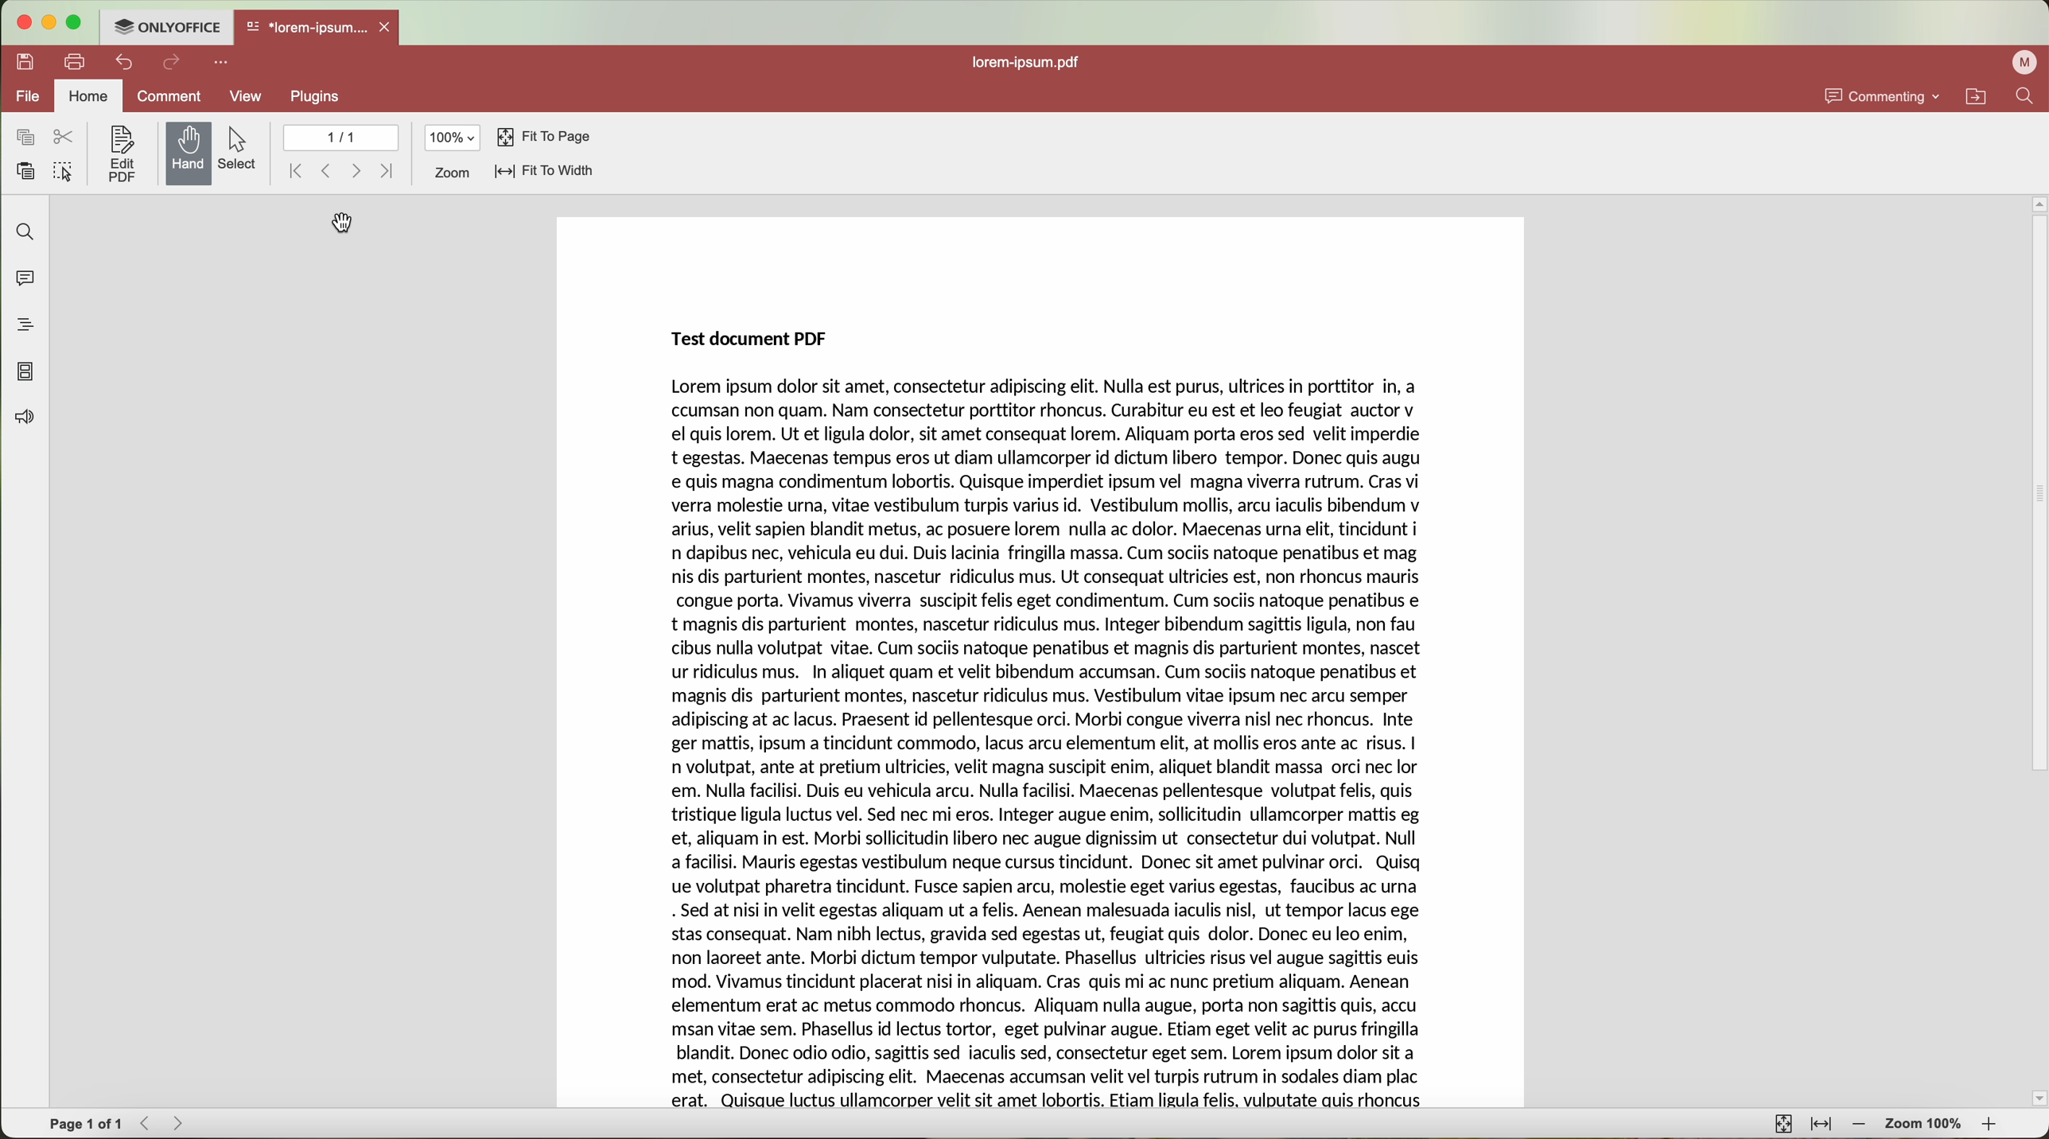  Describe the element at coordinates (74, 22) in the screenshot. I see `maximize program` at that location.